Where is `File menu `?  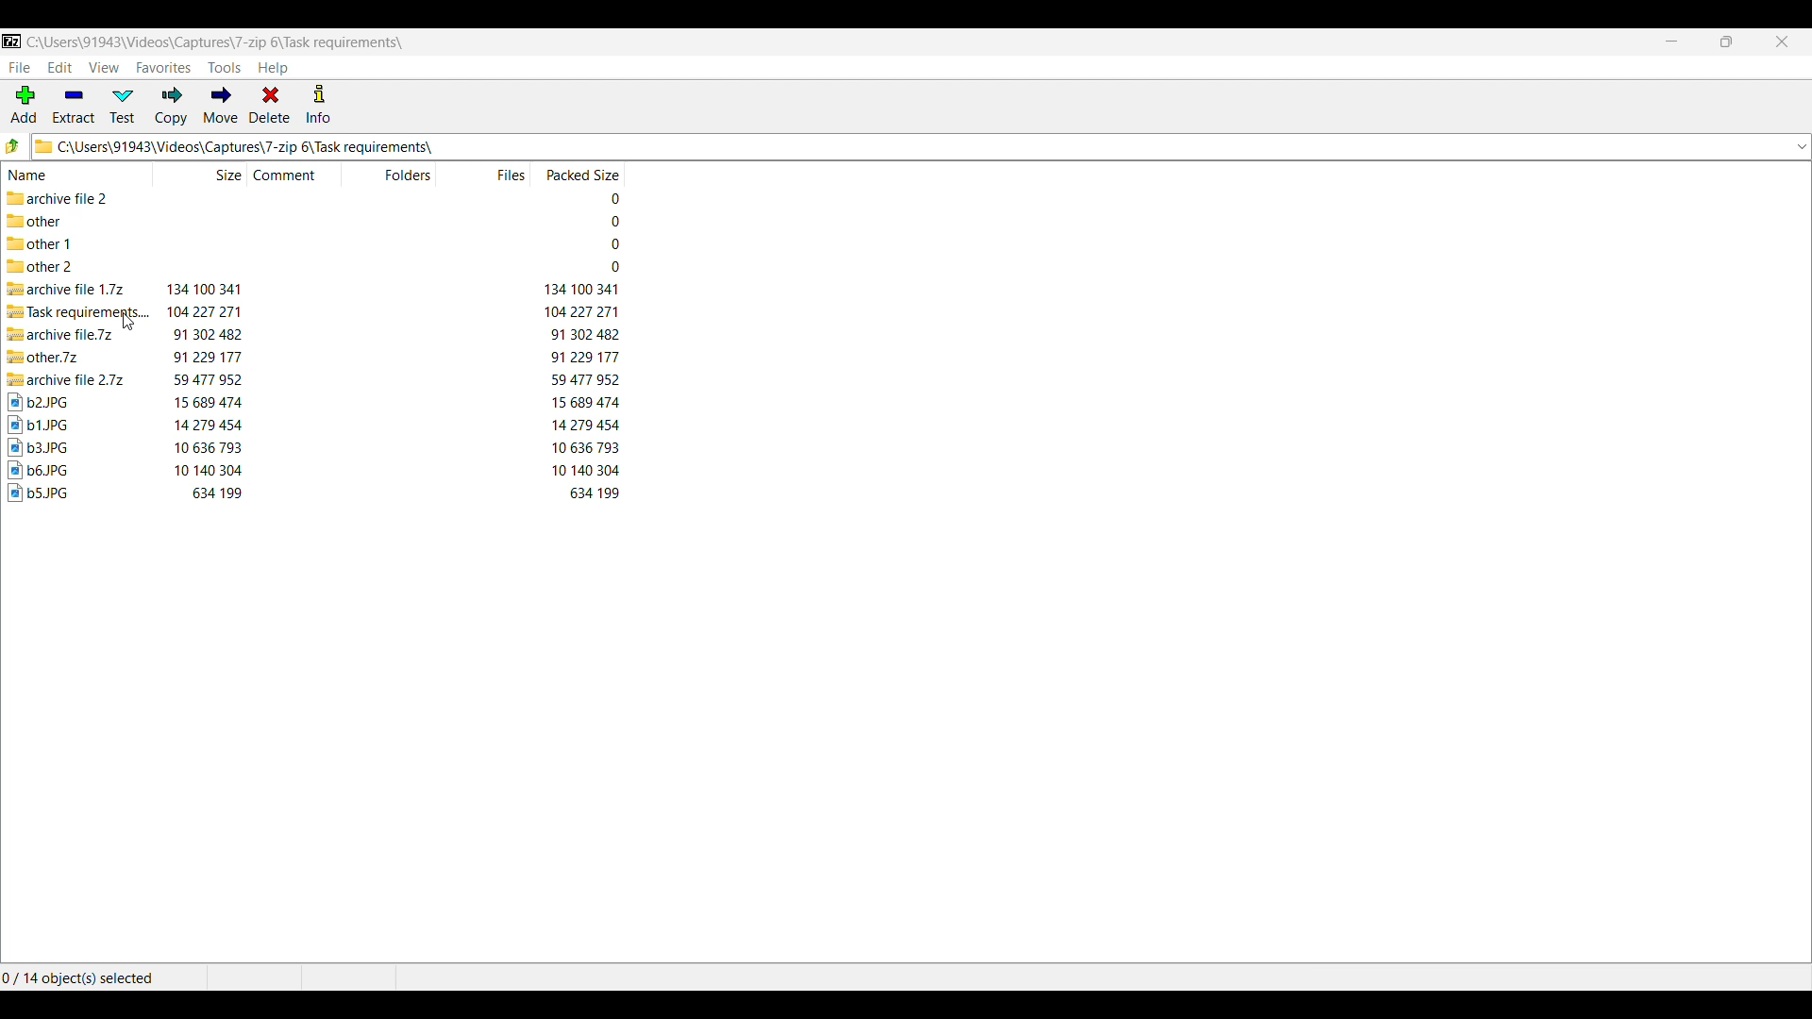
File menu  is located at coordinates (19, 67).